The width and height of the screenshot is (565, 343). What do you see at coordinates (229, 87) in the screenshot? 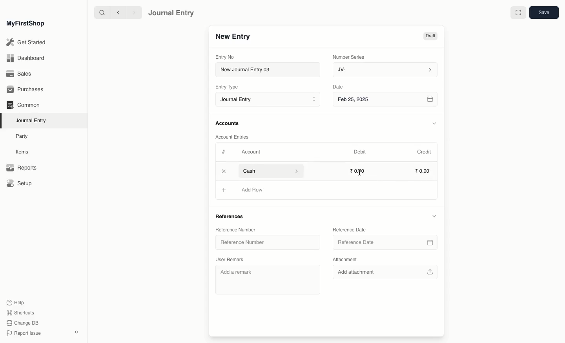
I see `Entry Type` at bounding box center [229, 87].